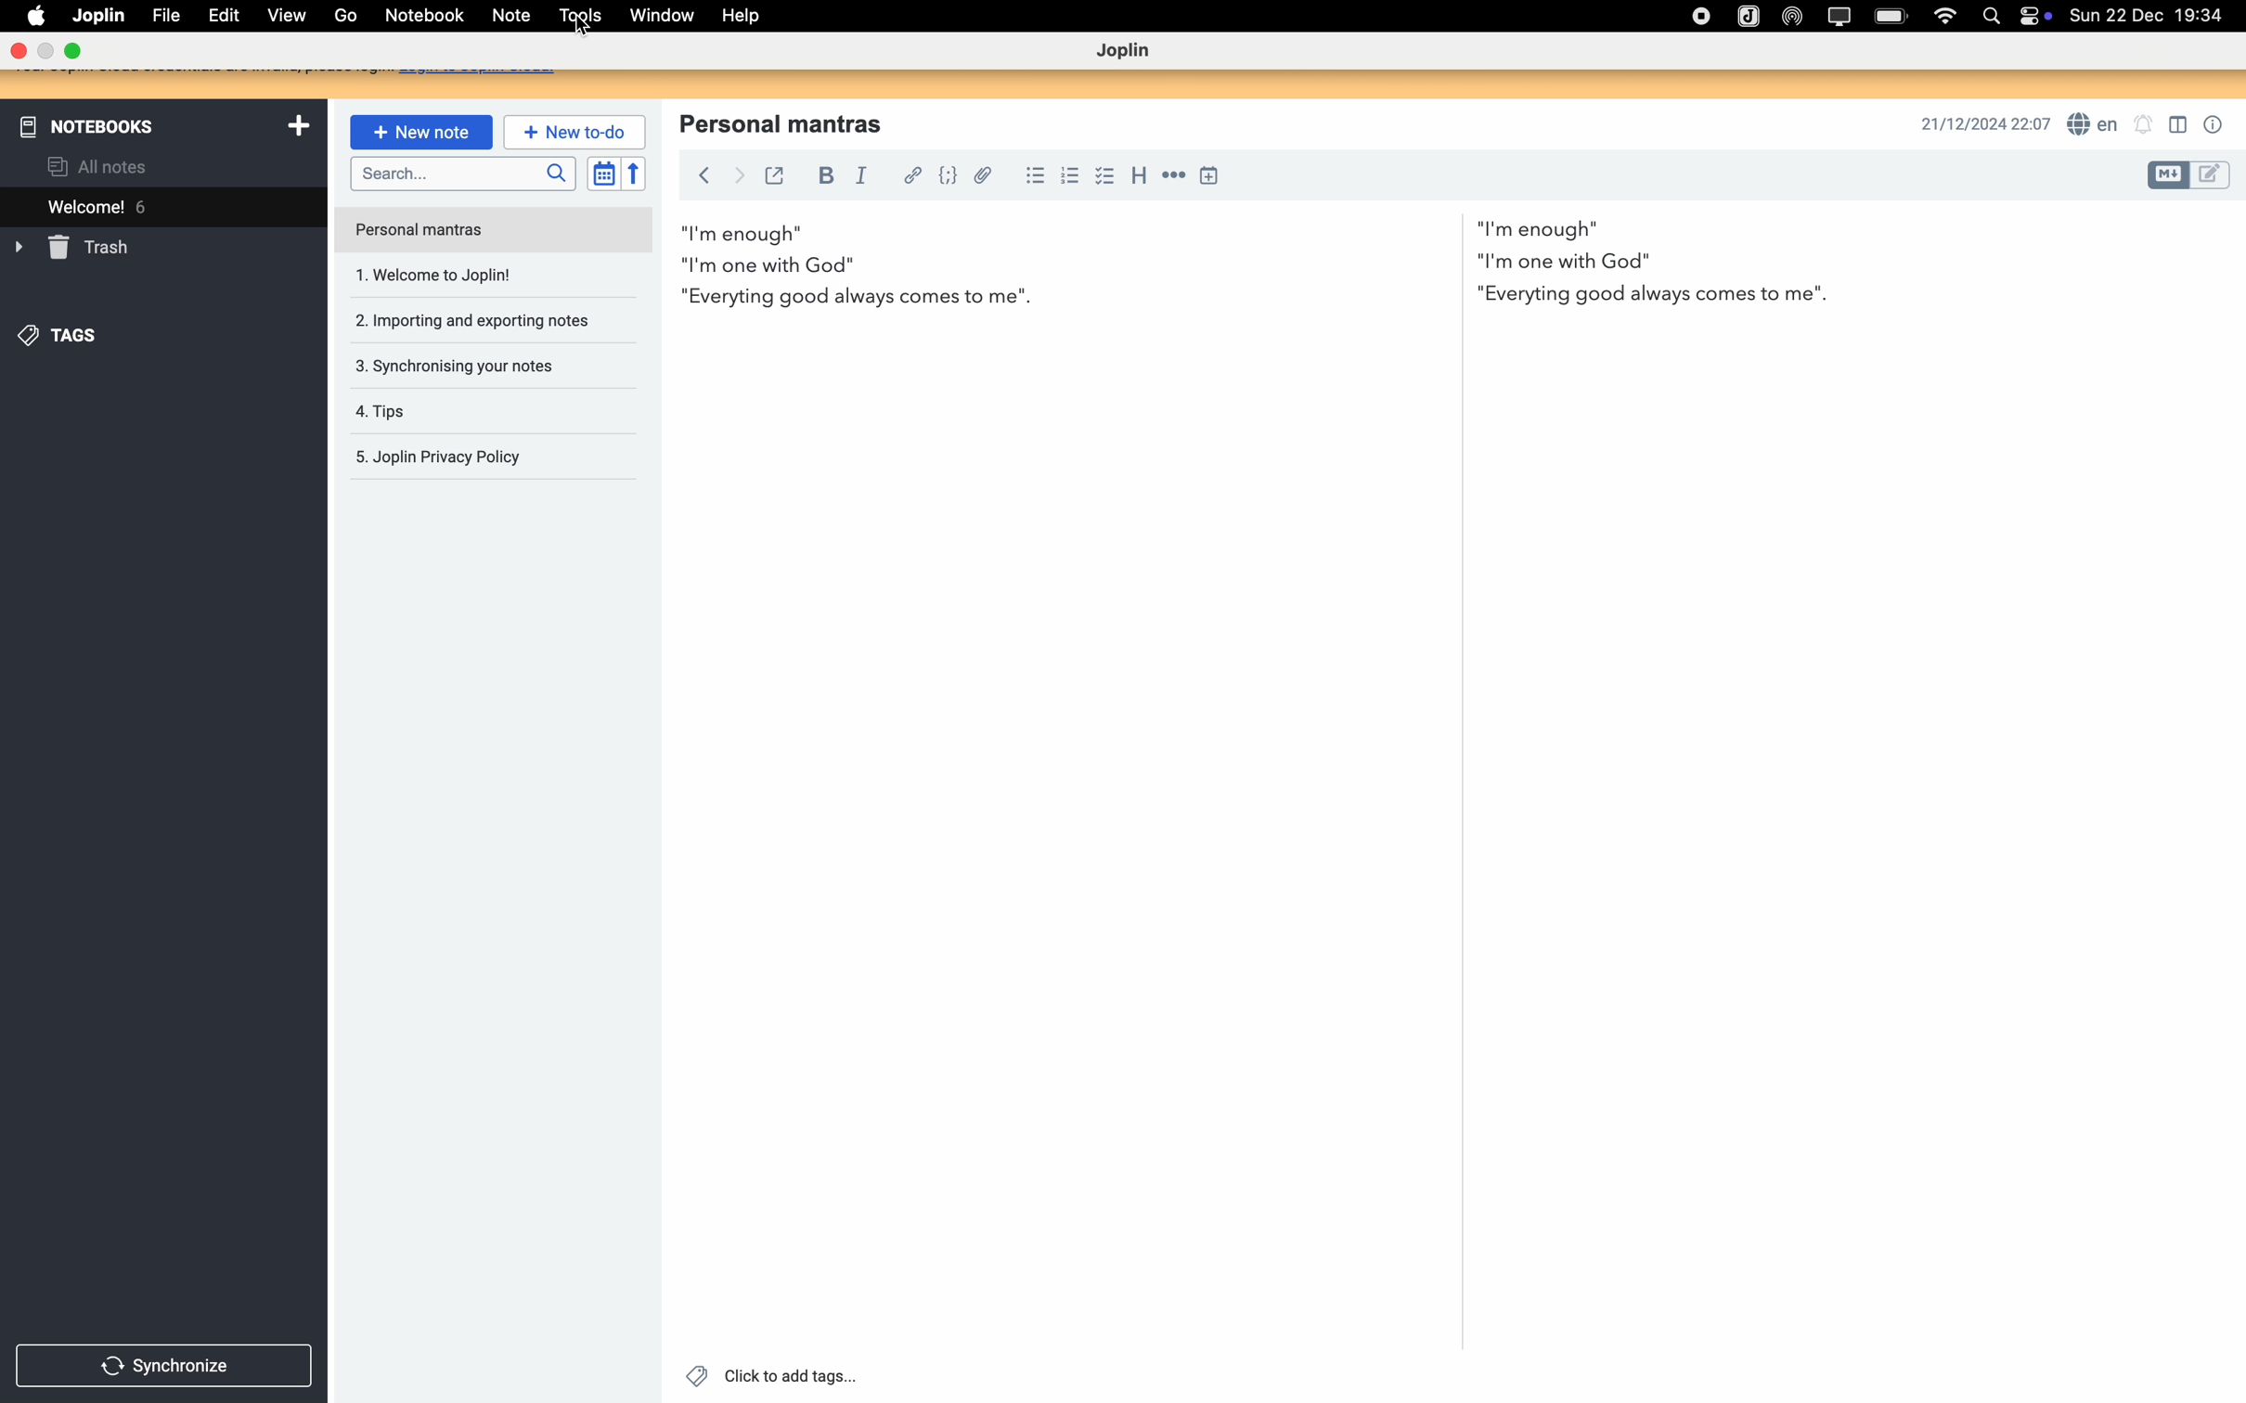  Describe the element at coordinates (1258, 261) in the screenshot. I see `body text` at that location.